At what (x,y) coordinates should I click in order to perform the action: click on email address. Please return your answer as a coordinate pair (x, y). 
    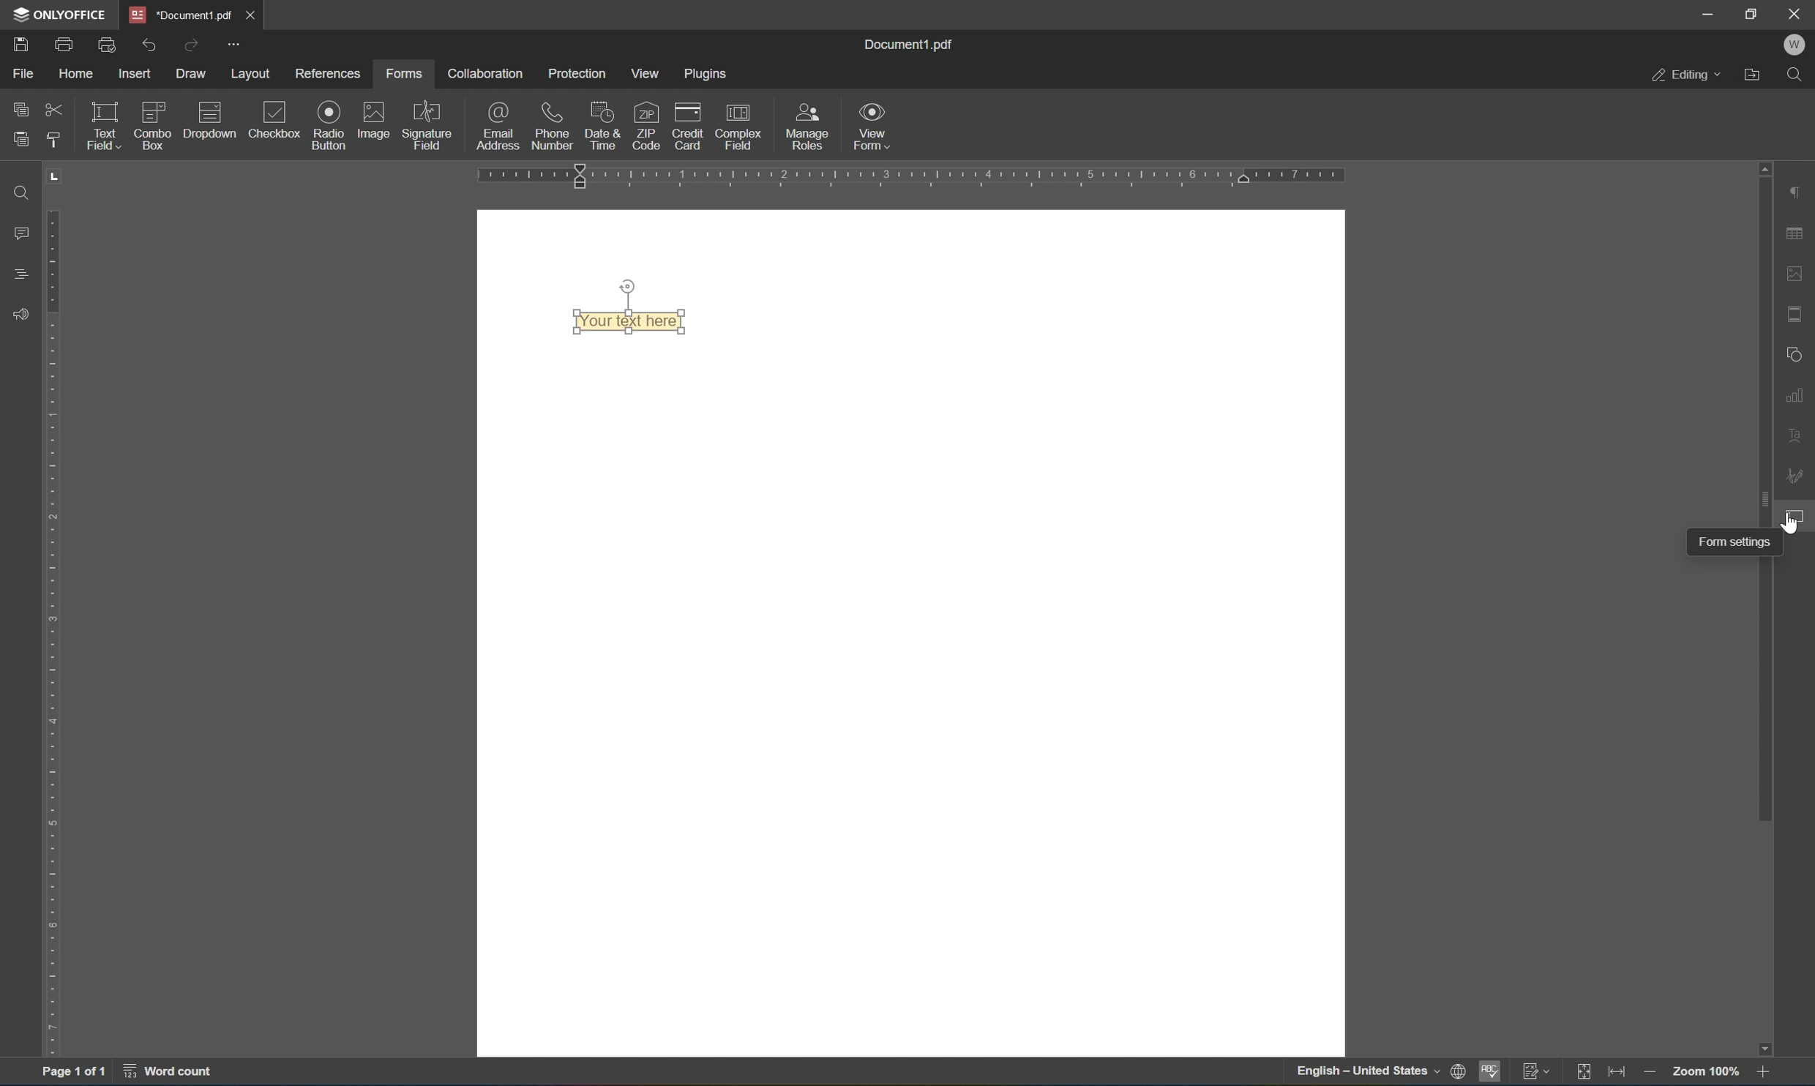
    Looking at the image, I should click on (497, 127).